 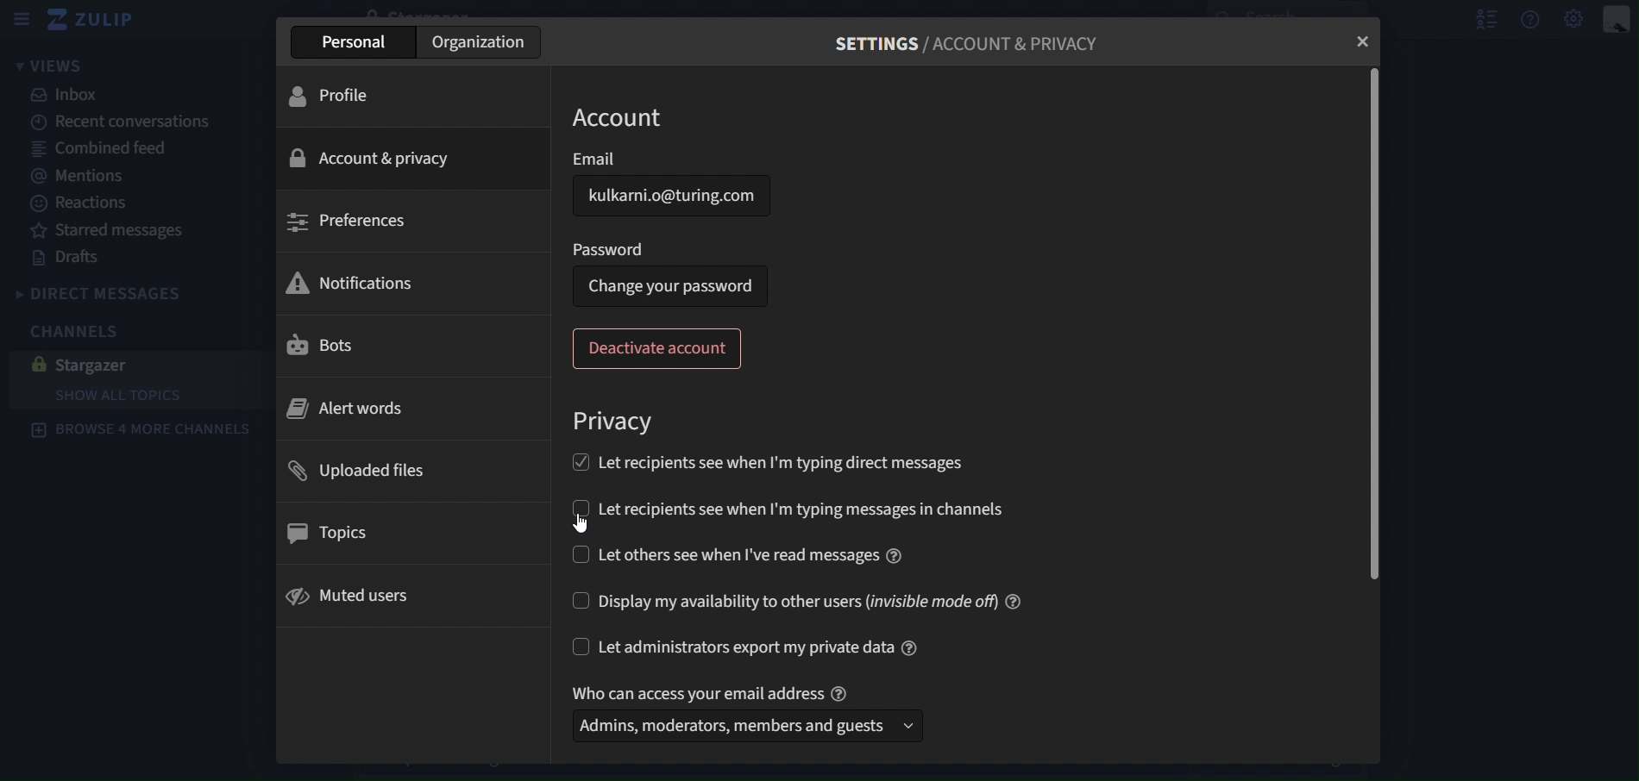 What do you see at coordinates (750, 557) in the screenshot?
I see `let others see when i've read message` at bounding box center [750, 557].